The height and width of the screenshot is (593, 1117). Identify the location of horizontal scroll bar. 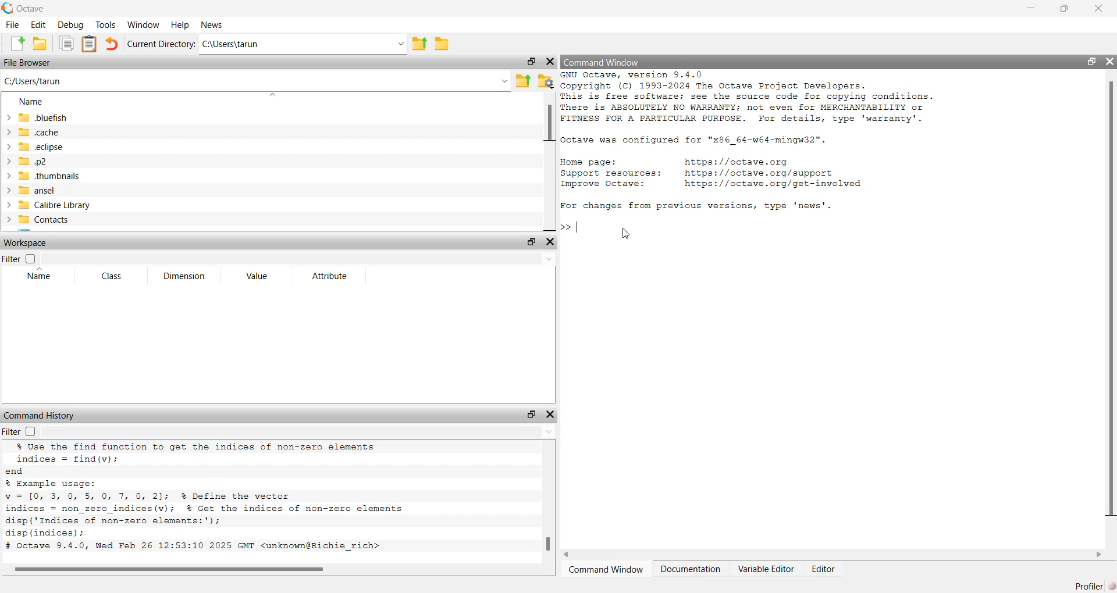
(838, 555).